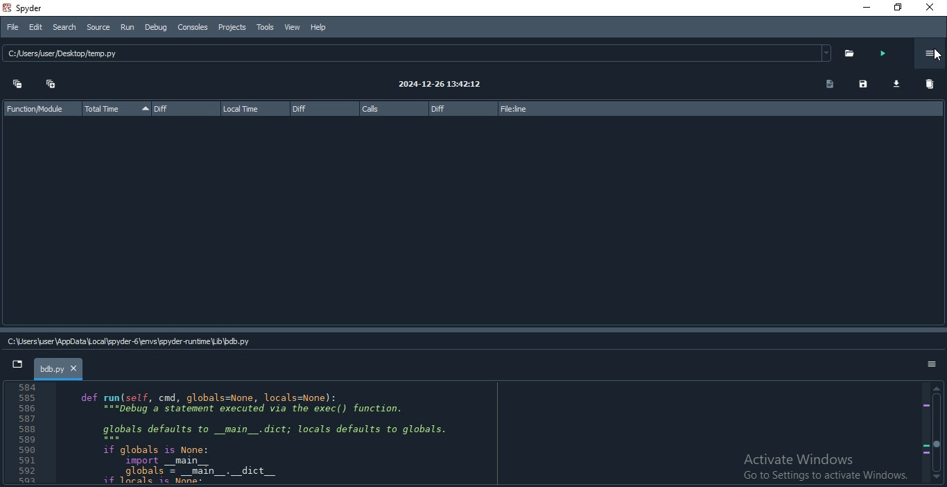  What do you see at coordinates (186, 108) in the screenshot?
I see `Diff` at bounding box center [186, 108].